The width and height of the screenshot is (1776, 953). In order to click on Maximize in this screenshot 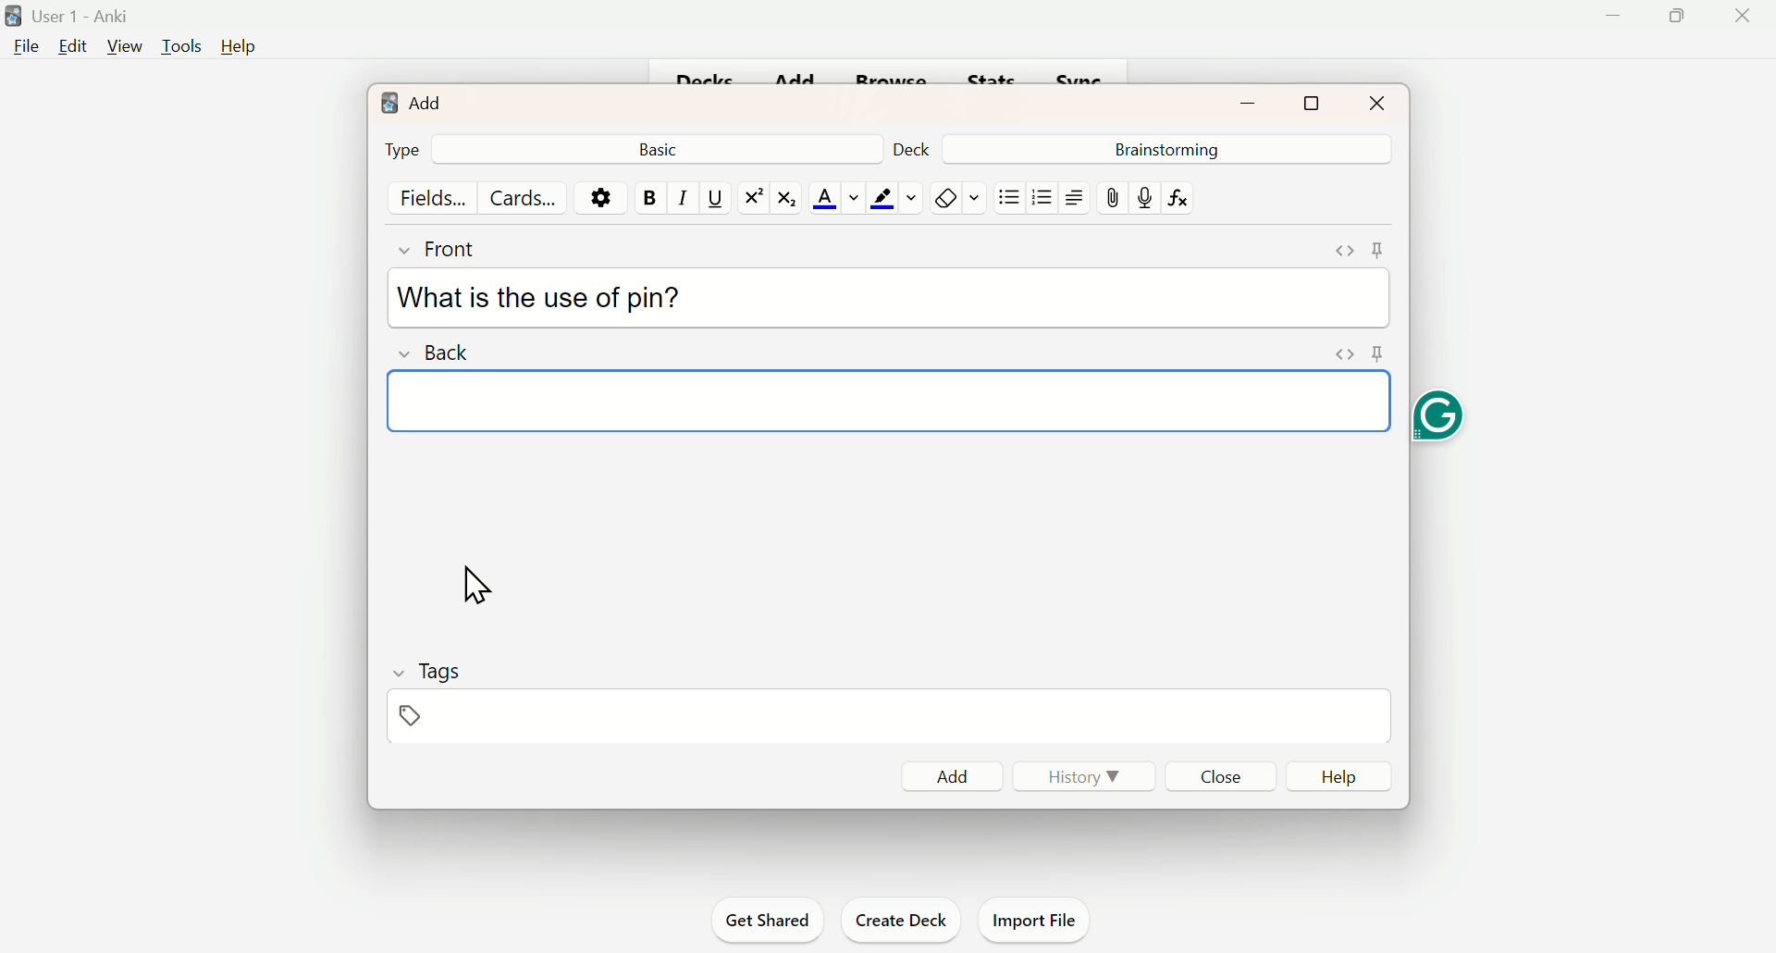, I will do `click(1313, 100)`.